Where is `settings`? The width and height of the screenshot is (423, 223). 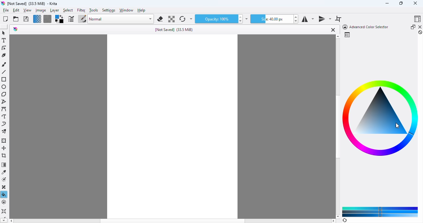 settings is located at coordinates (109, 11).